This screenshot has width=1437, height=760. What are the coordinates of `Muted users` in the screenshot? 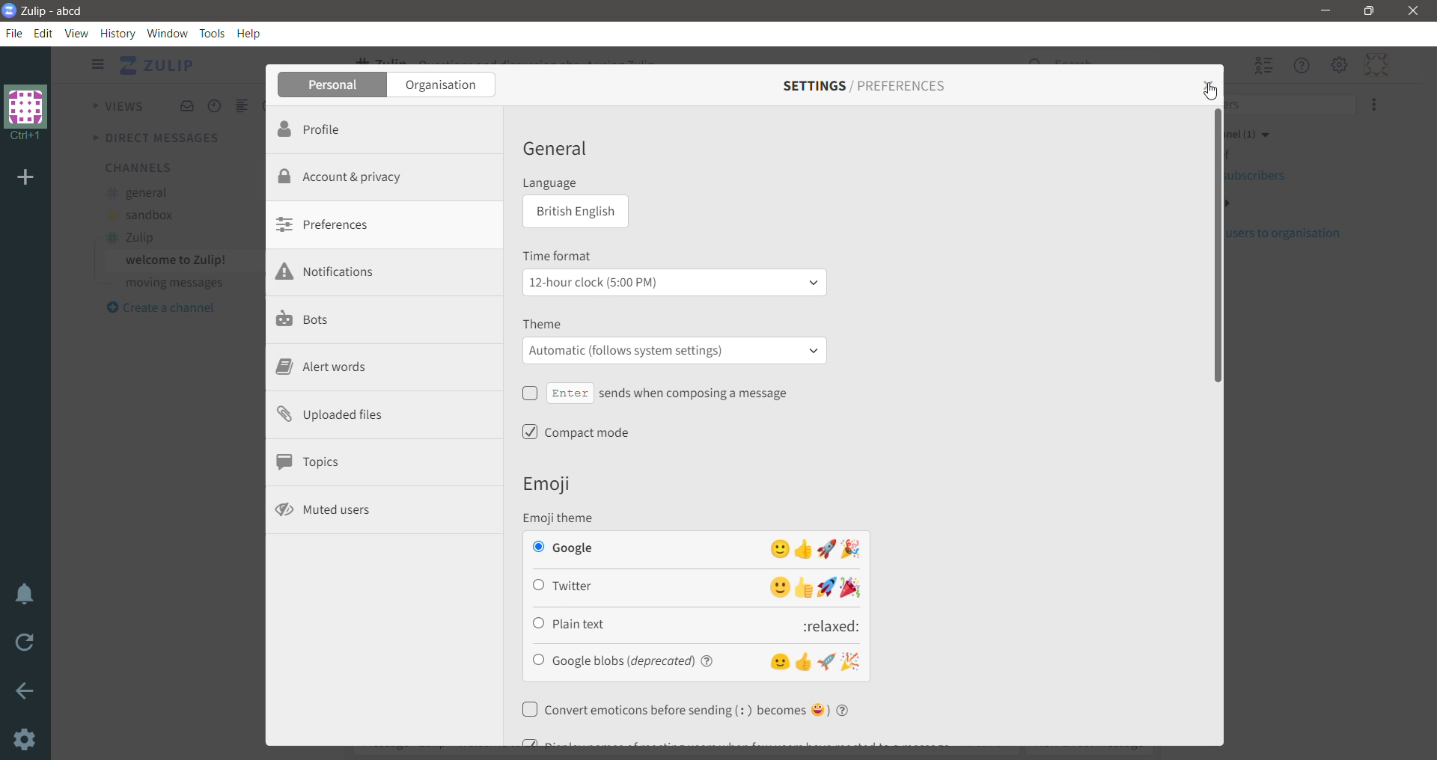 It's located at (329, 509).